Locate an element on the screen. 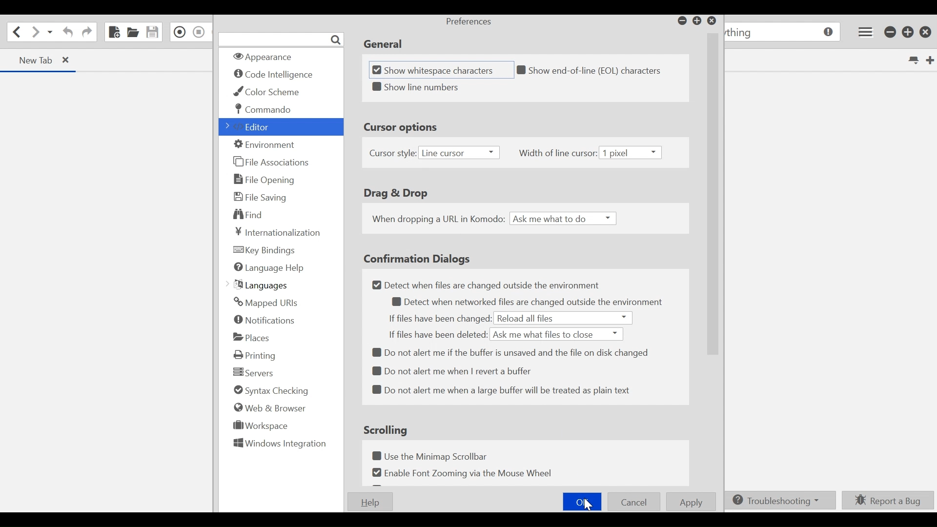  Drag & Drop is located at coordinates (397, 193).